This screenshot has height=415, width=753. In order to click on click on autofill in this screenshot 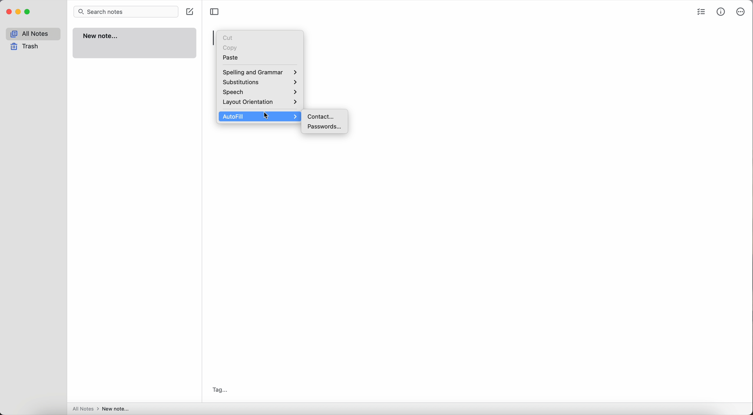, I will do `click(261, 116)`.